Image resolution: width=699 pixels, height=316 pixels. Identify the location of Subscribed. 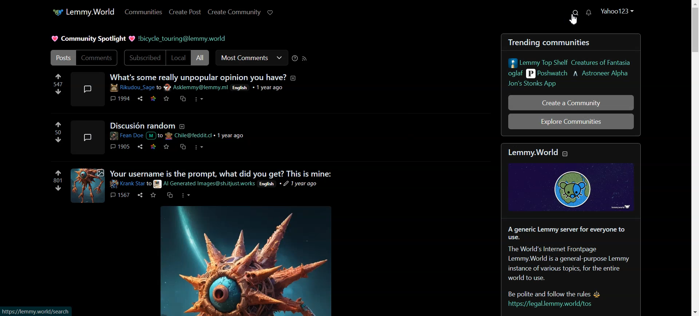
(144, 58).